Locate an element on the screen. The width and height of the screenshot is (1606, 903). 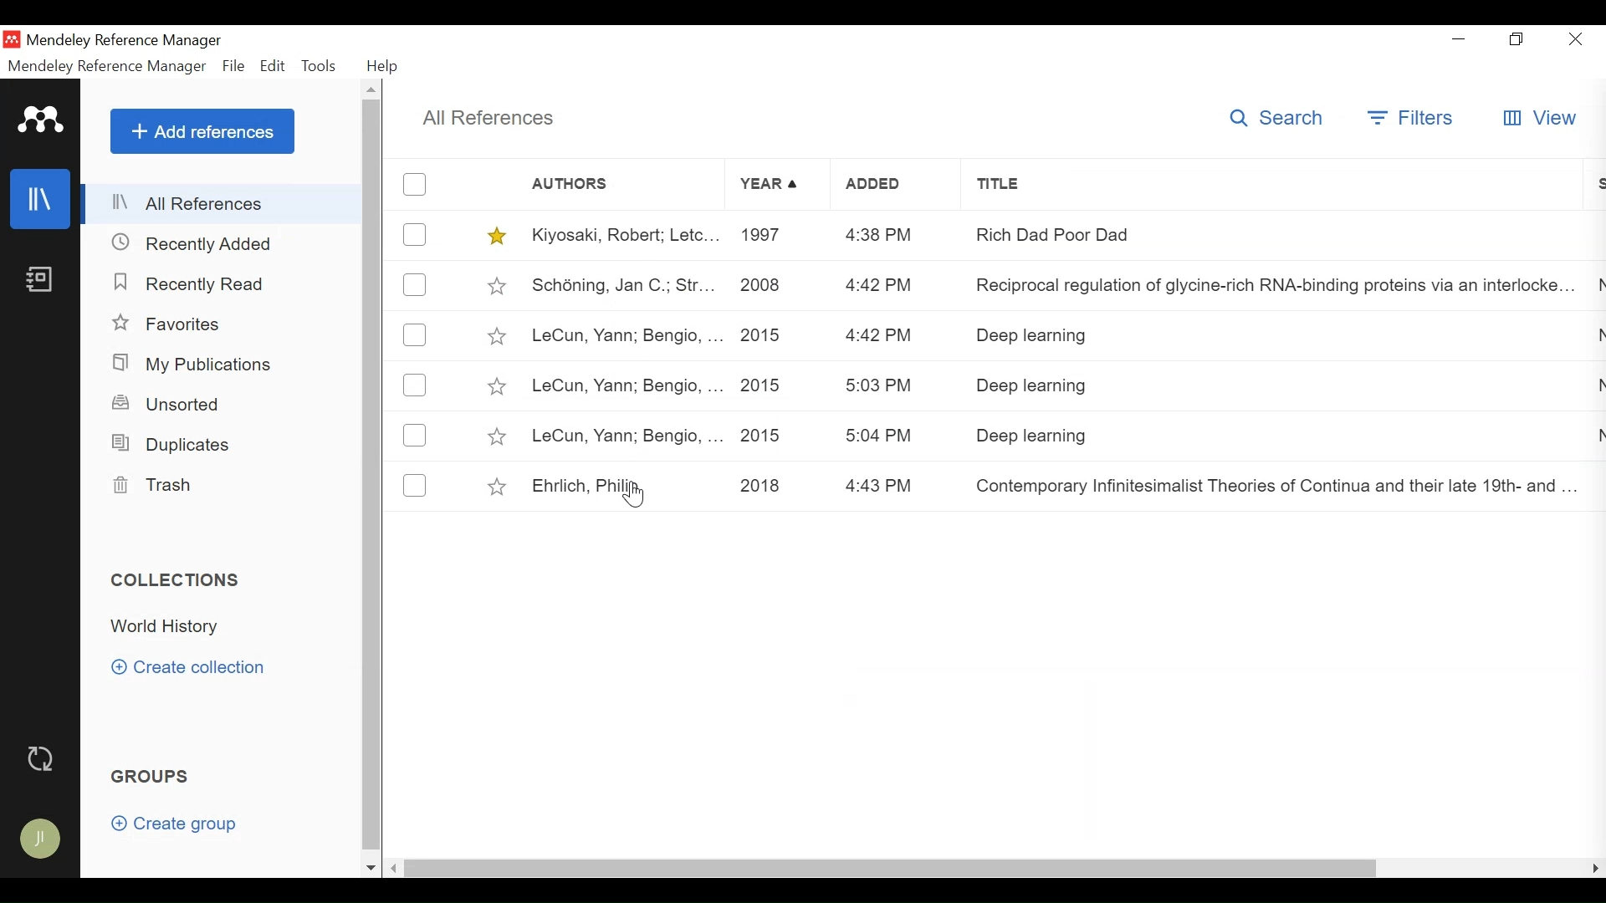
Create group is located at coordinates (174, 823).